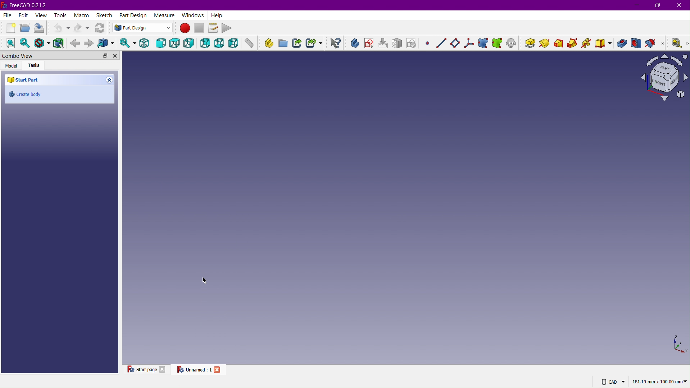 The height and width of the screenshot is (388, 690). I want to click on Top, so click(174, 43).